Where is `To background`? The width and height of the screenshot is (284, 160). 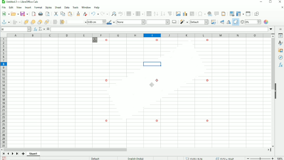 To background is located at coordinates (62, 22).